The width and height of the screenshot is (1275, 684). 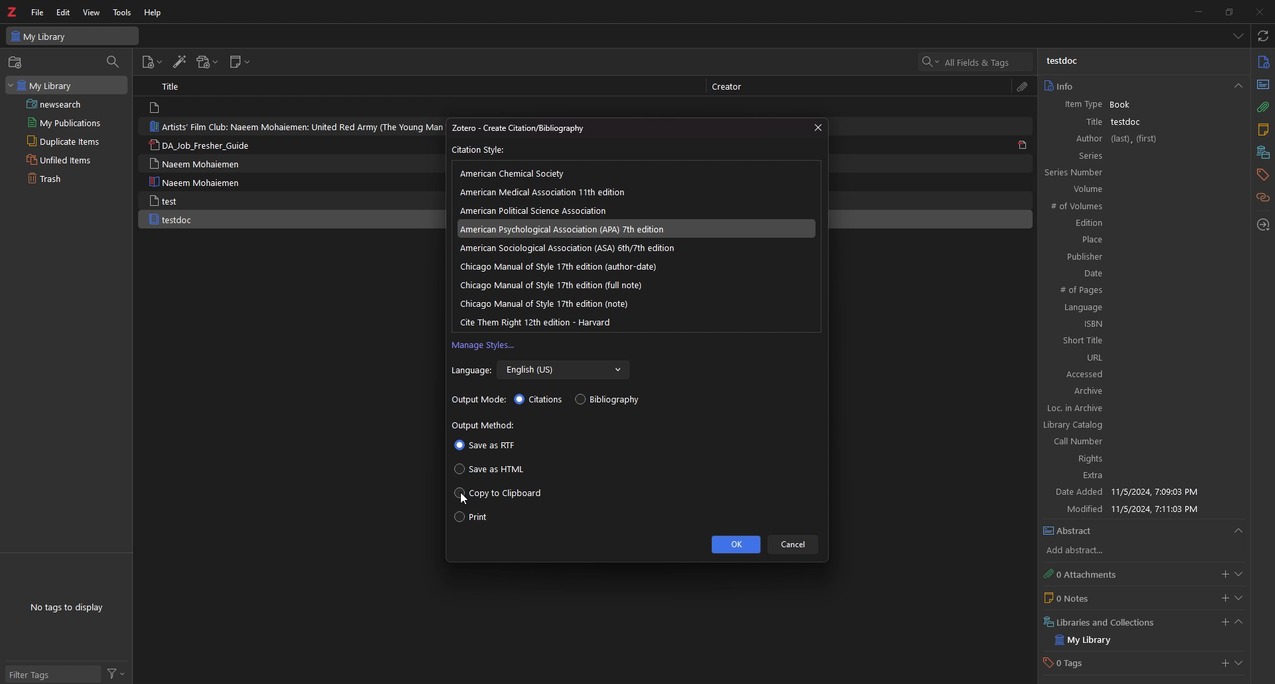 I want to click on new item, so click(x=151, y=64).